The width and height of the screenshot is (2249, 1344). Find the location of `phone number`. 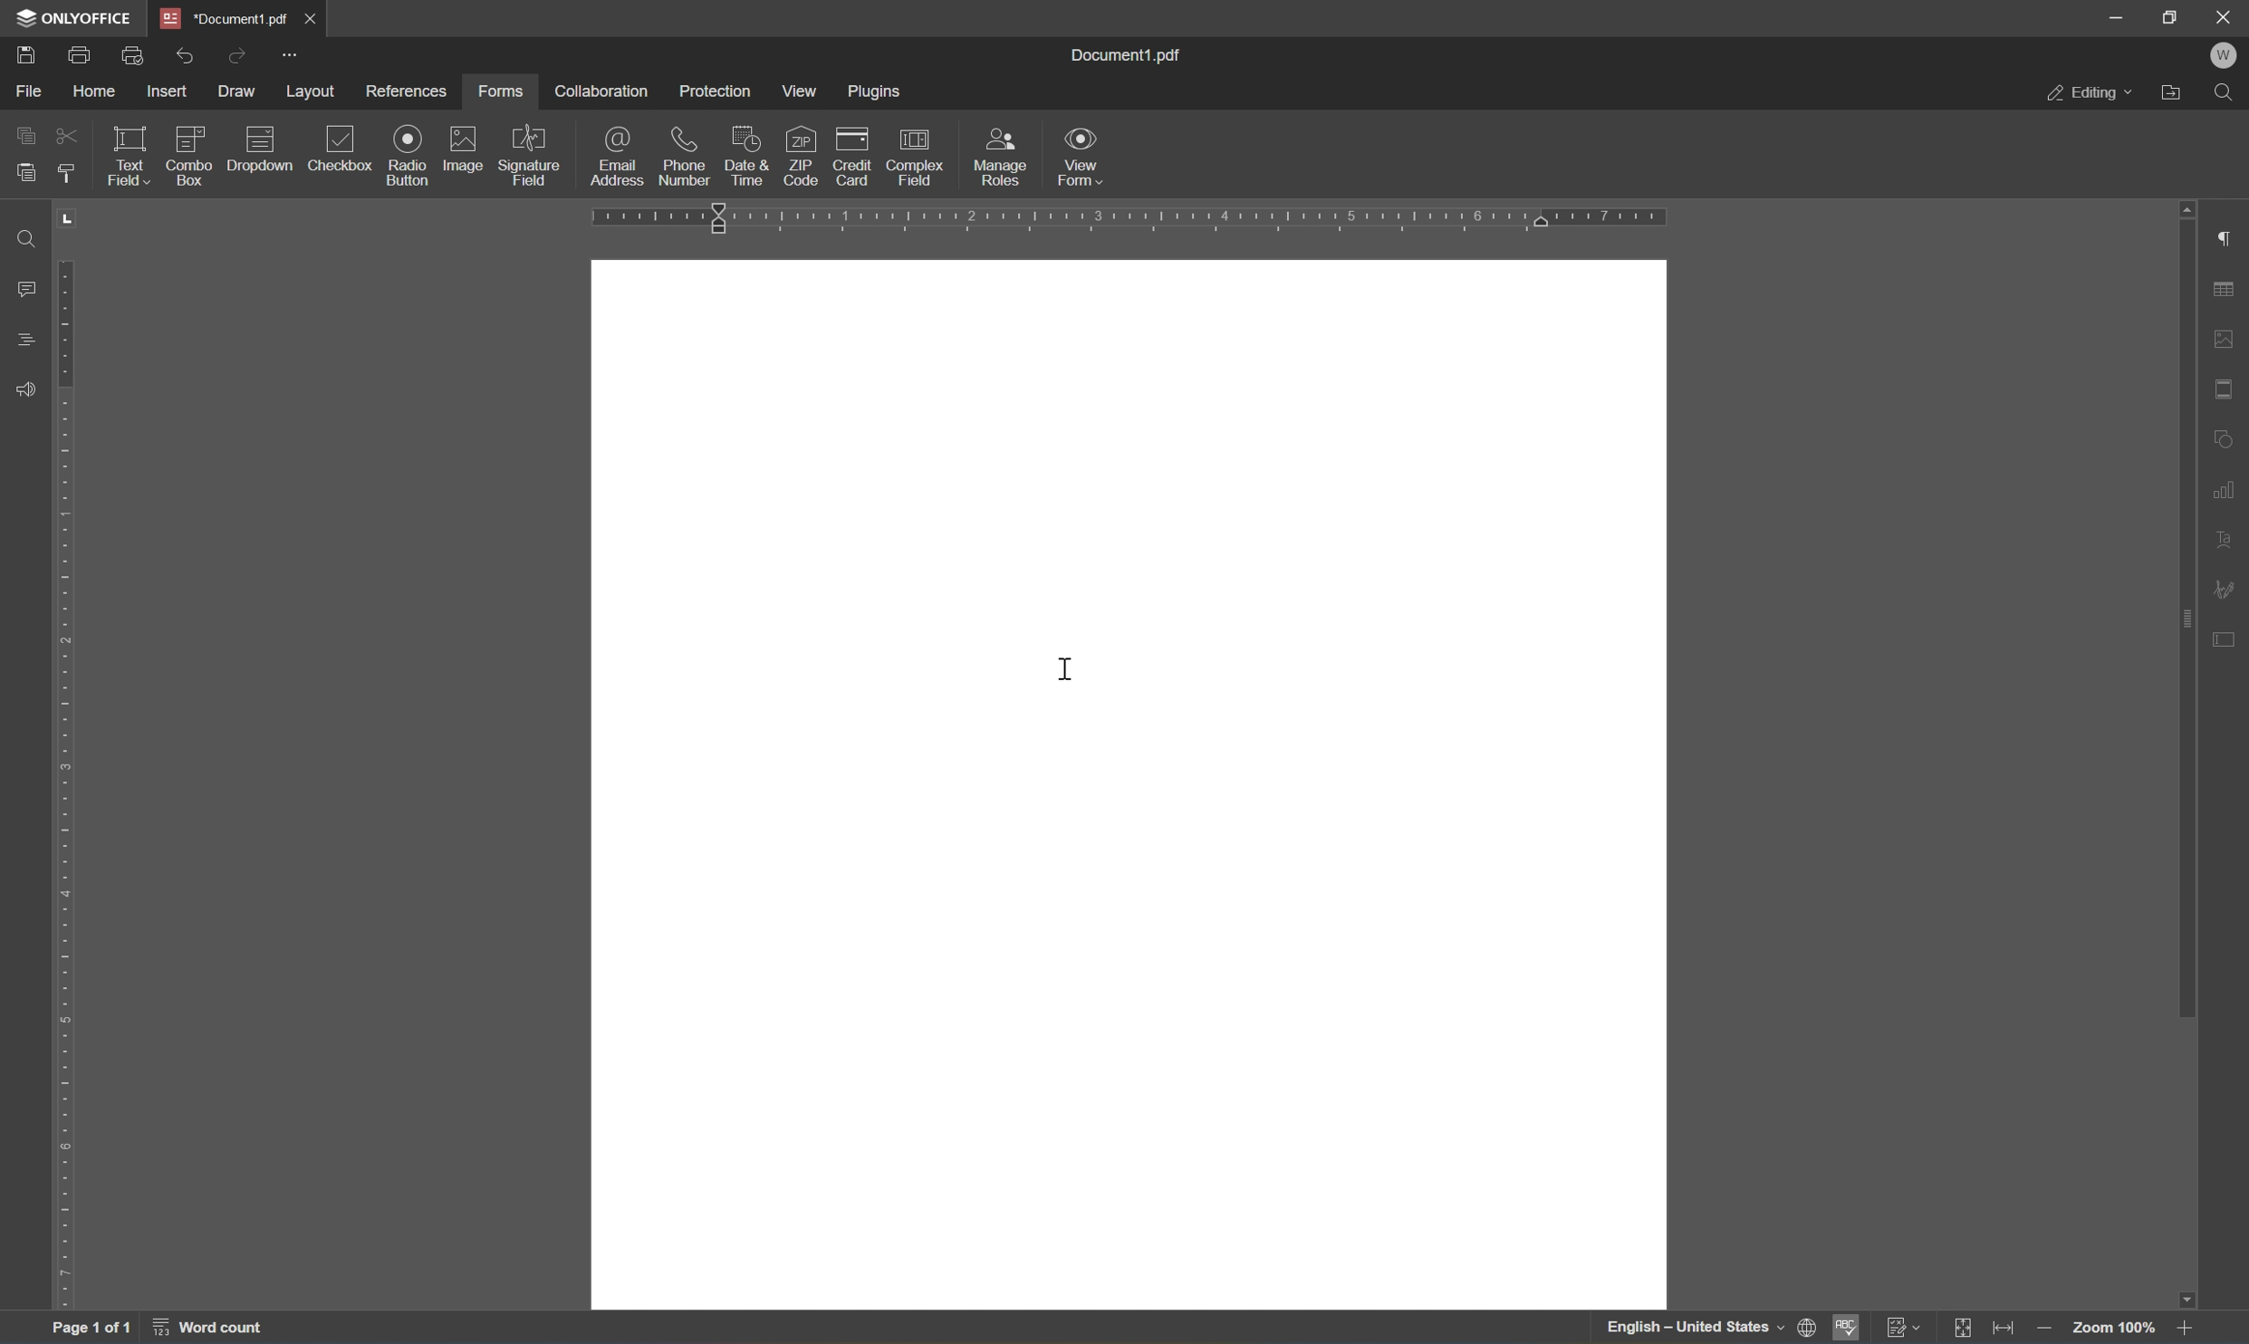

phone number is located at coordinates (684, 157).